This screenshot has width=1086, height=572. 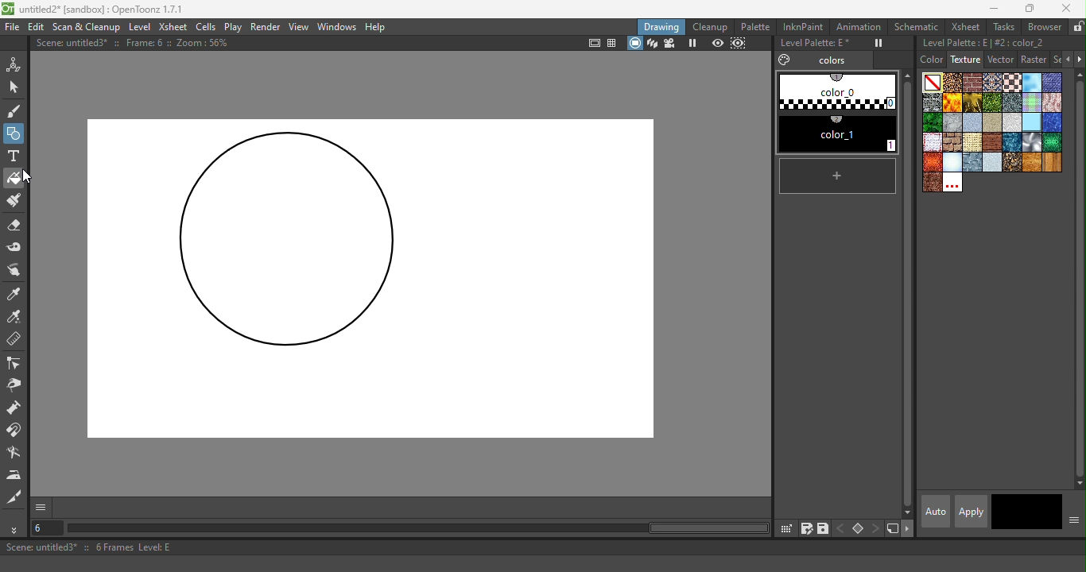 What do you see at coordinates (1026, 9) in the screenshot?
I see `Maximize` at bounding box center [1026, 9].